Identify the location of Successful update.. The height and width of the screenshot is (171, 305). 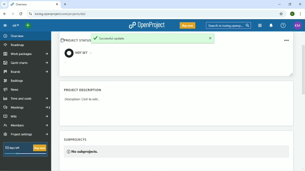
(154, 39).